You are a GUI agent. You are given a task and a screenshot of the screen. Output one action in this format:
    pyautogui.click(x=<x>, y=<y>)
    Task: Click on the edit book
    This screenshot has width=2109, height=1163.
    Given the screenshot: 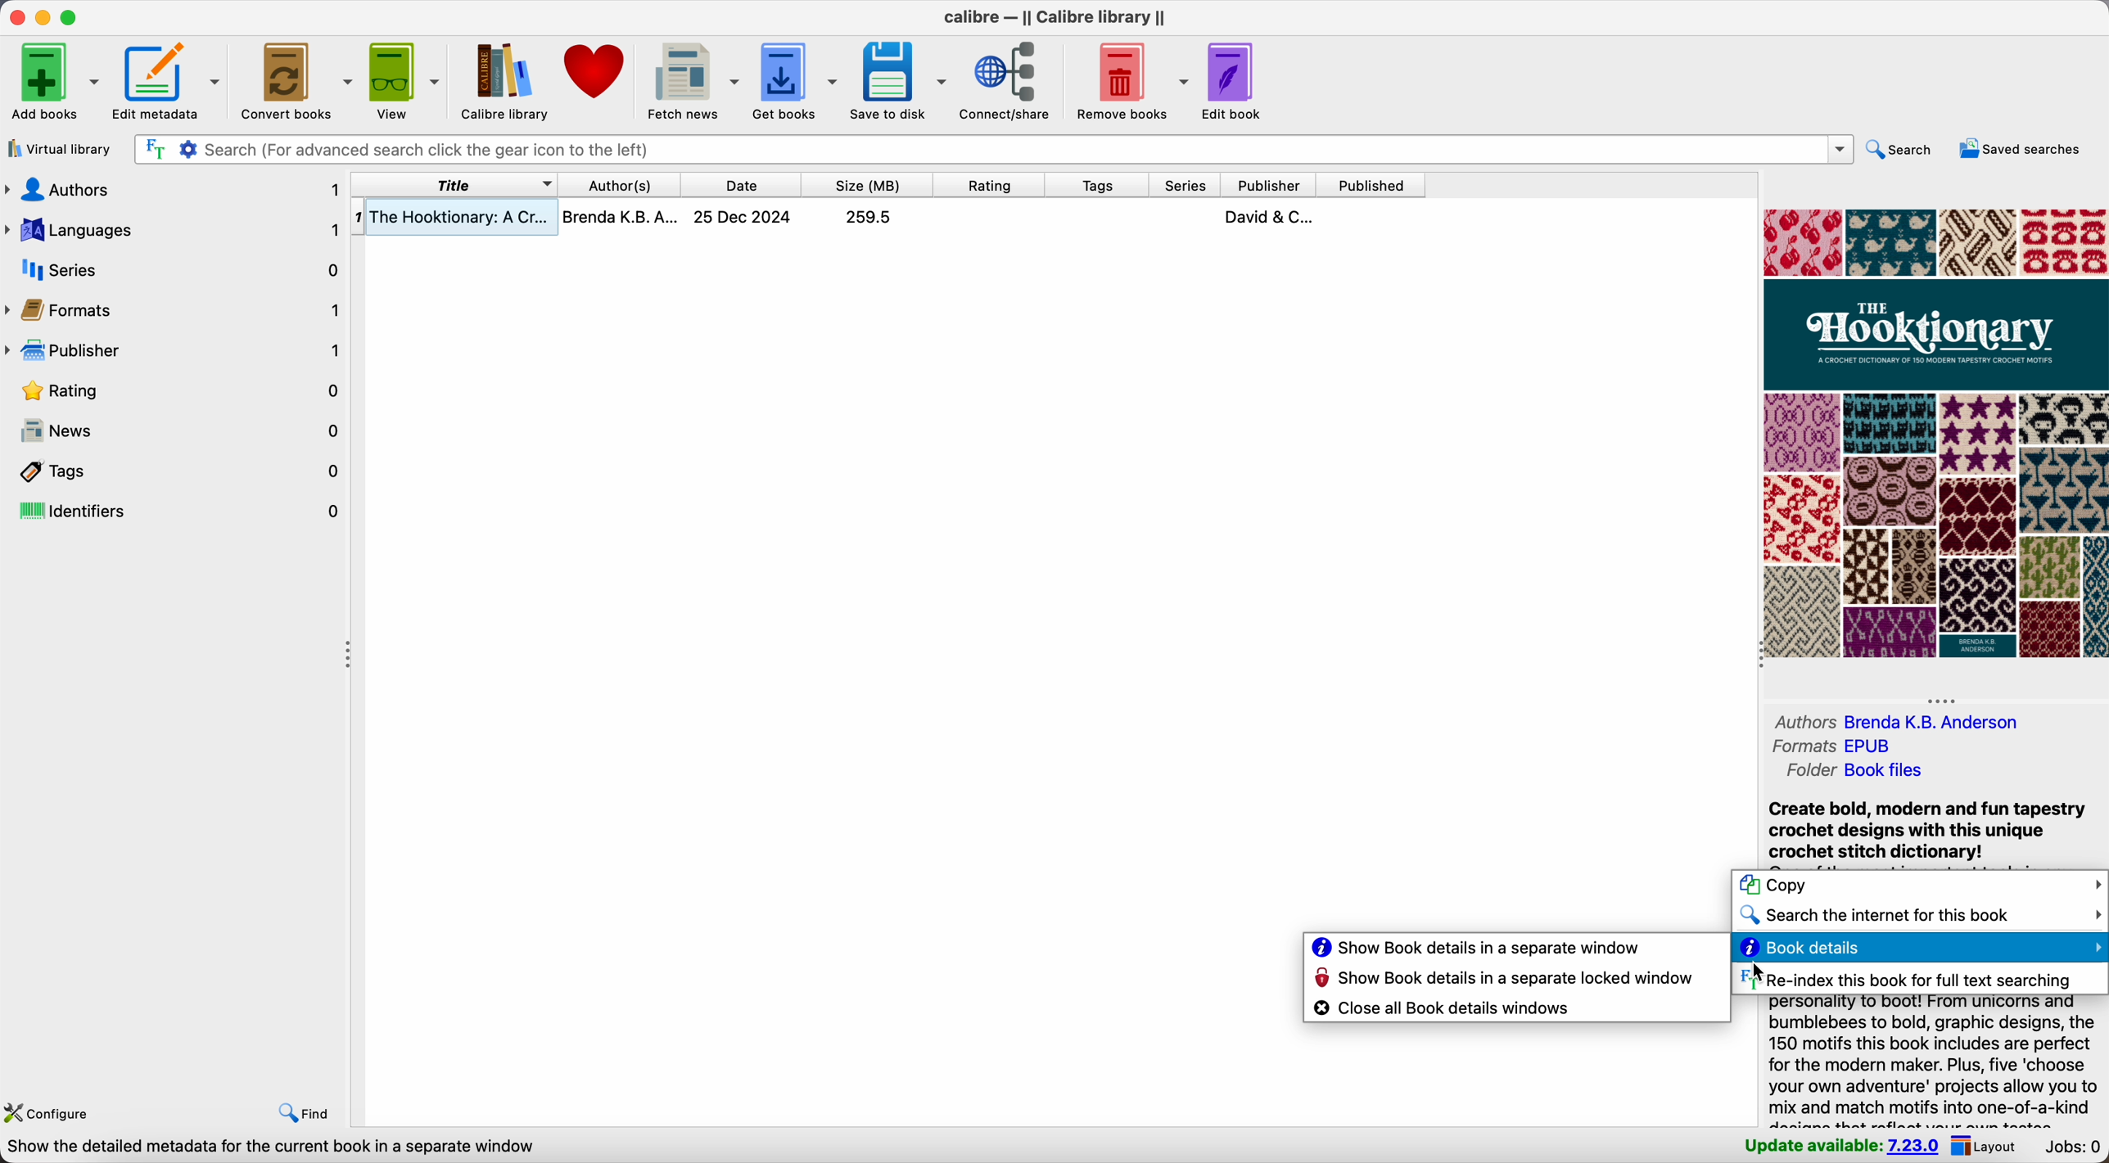 What is the action you would take?
    pyautogui.click(x=1230, y=82)
    